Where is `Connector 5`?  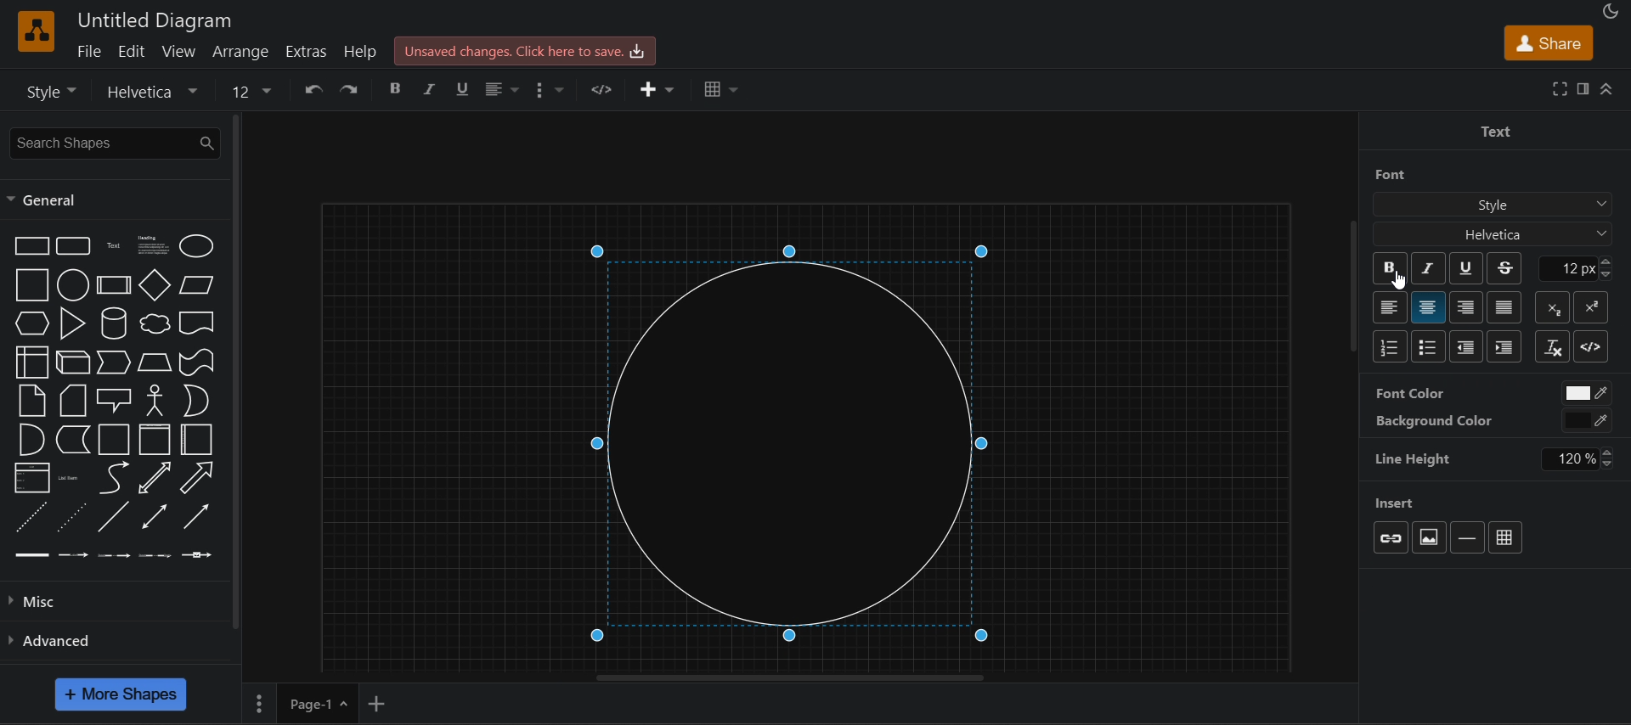
Connector 5 is located at coordinates (196, 555).